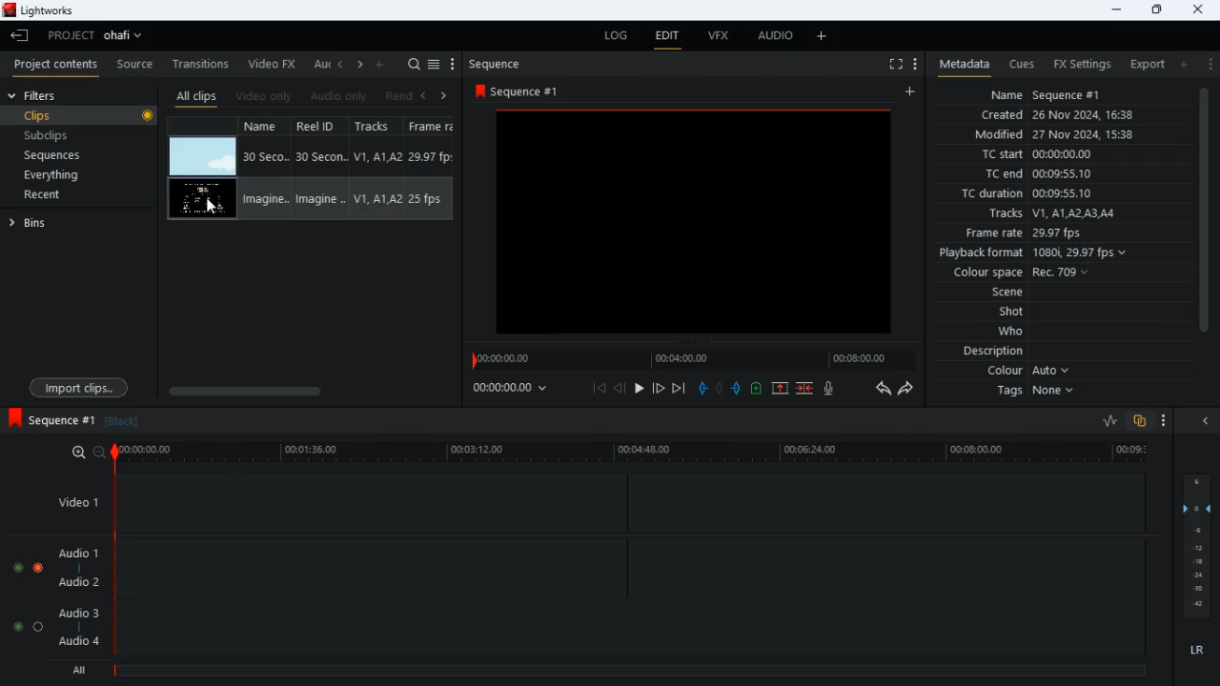  Describe the element at coordinates (322, 63) in the screenshot. I see `au` at that location.